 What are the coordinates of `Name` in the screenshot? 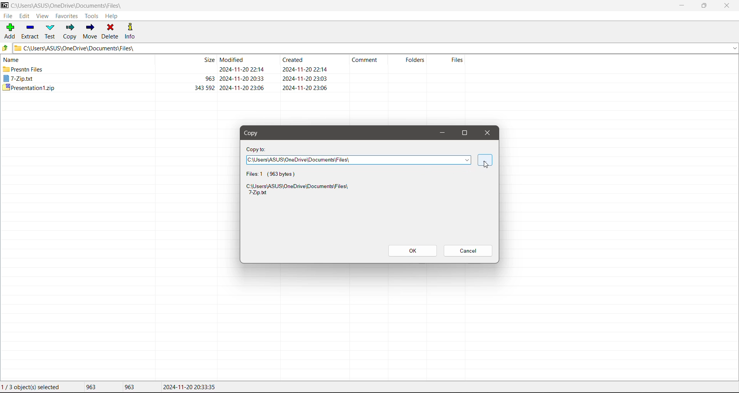 It's located at (13, 59).